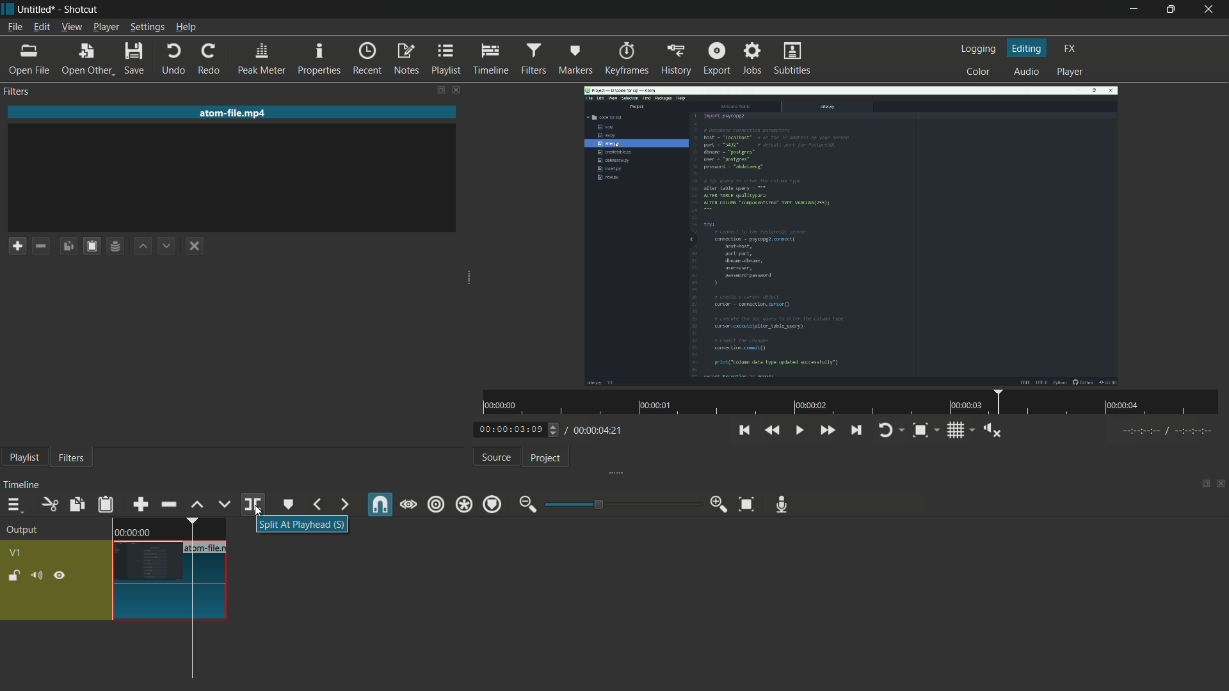 This screenshot has width=1229, height=691. What do you see at coordinates (380, 504) in the screenshot?
I see `snap` at bounding box center [380, 504].